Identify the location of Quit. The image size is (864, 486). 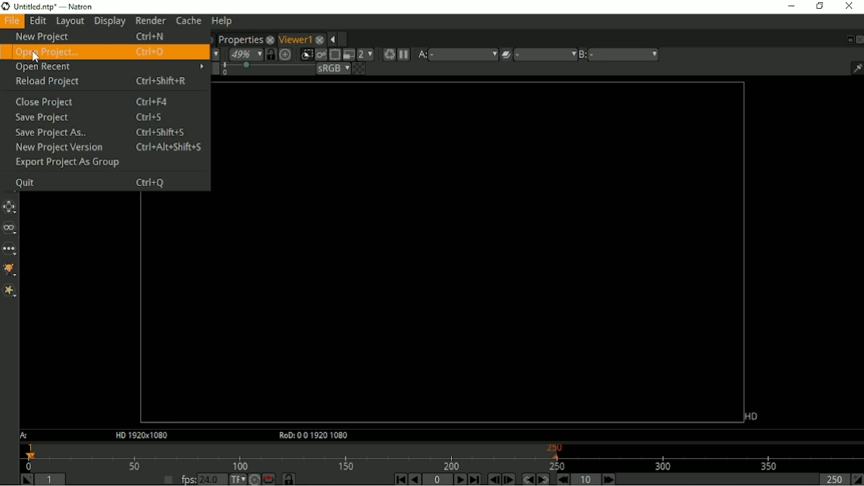
(89, 182).